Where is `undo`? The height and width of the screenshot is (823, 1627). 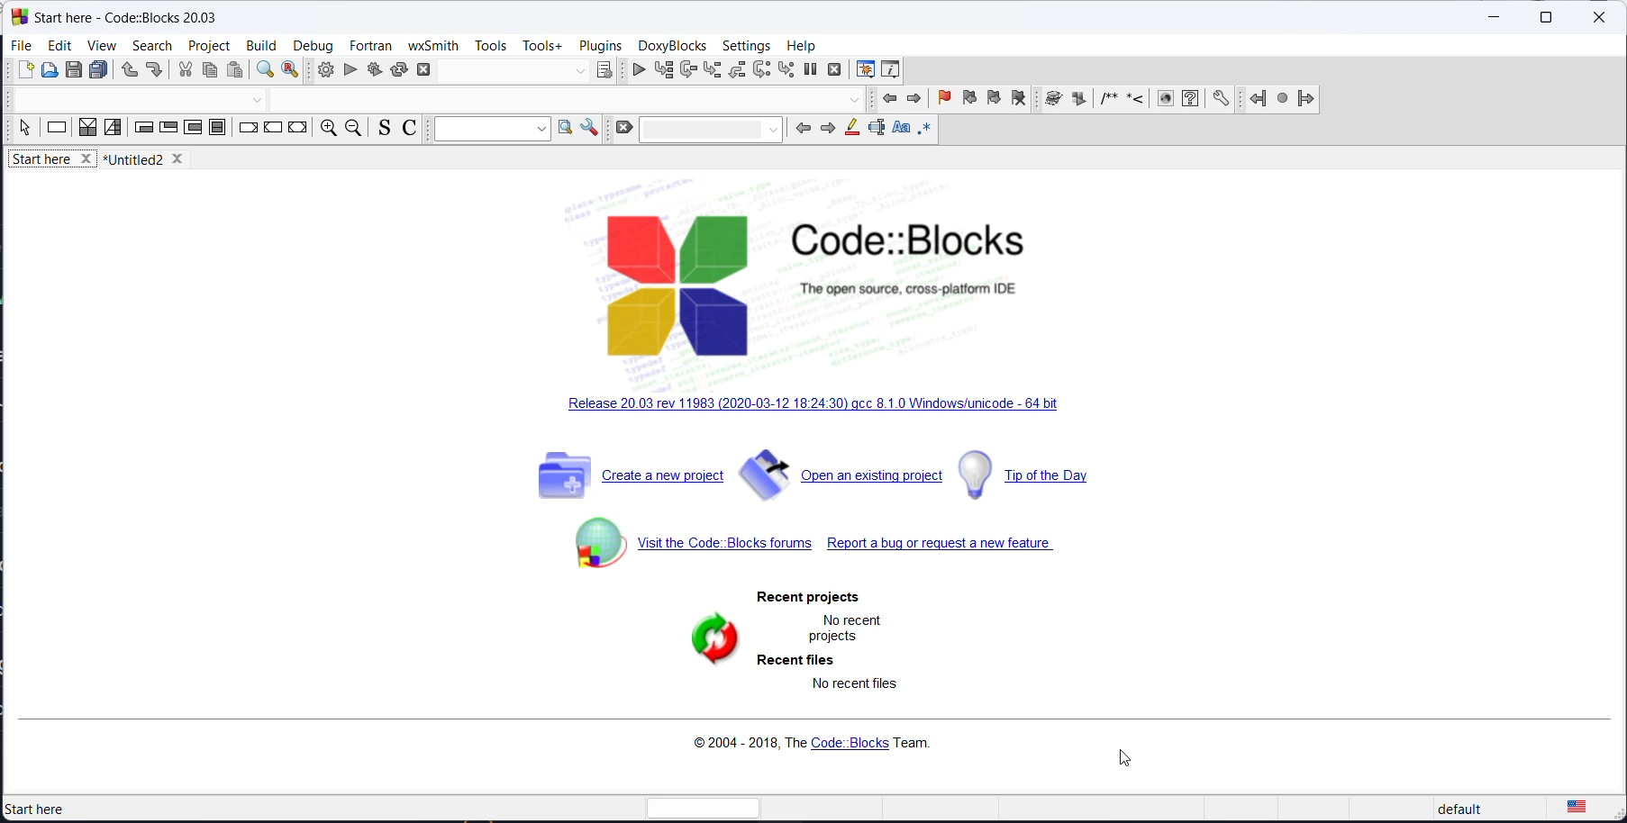 undo is located at coordinates (125, 72).